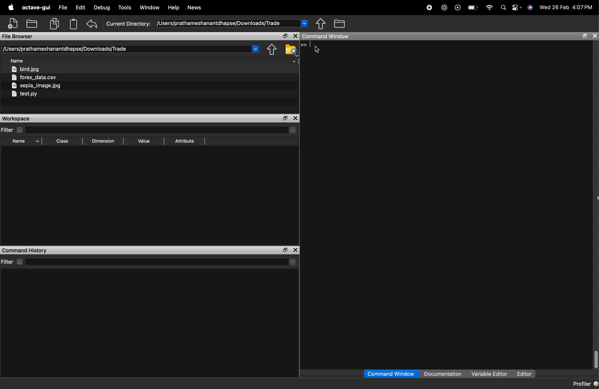  I want to click on share, so click(321, 23).